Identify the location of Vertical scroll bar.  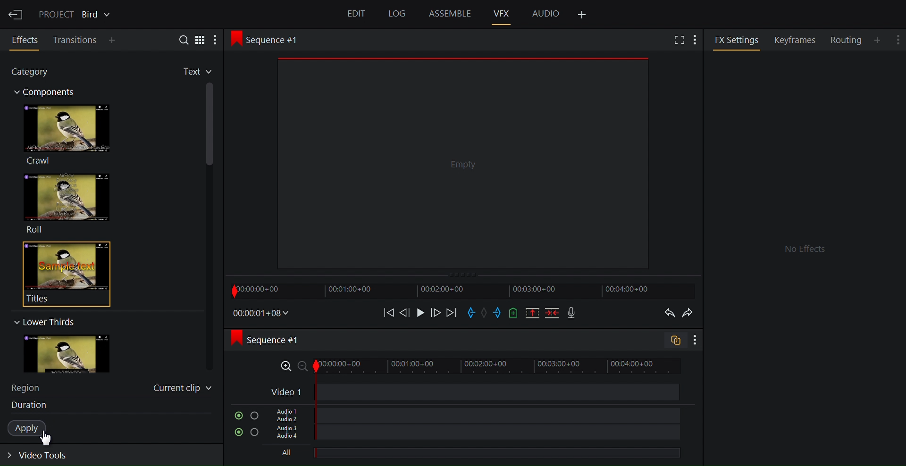
(210, 172).